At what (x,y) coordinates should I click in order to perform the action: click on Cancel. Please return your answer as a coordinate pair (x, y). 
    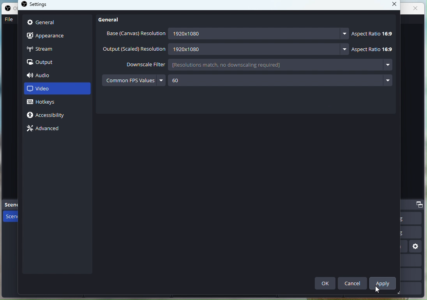
    Looking at the image, I should click on (353, 282).